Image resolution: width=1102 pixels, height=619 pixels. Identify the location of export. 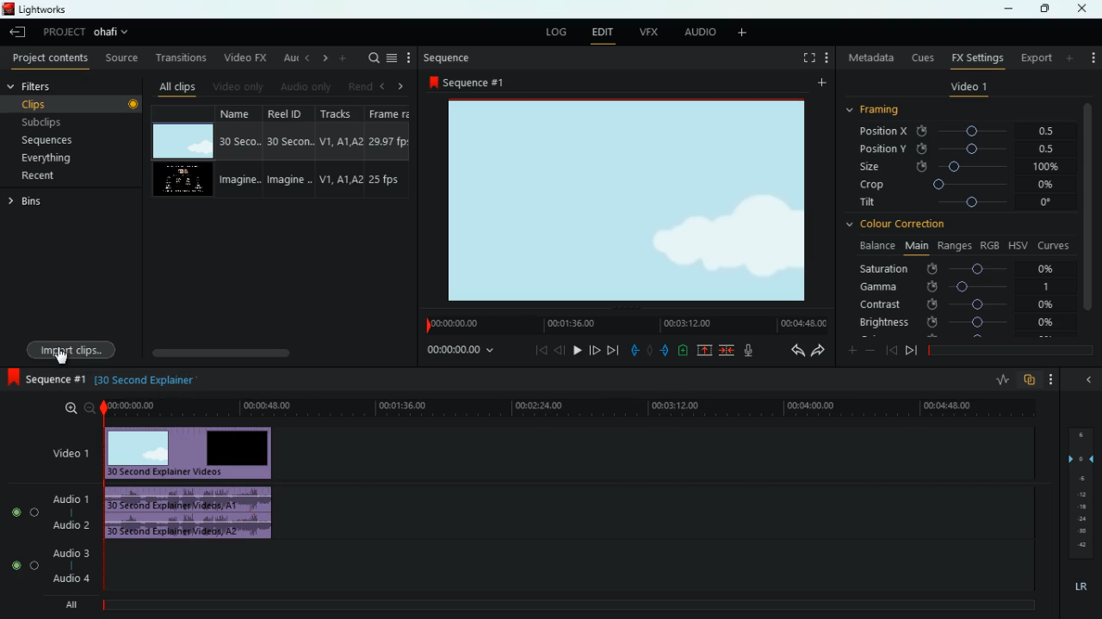
(1032, 58).